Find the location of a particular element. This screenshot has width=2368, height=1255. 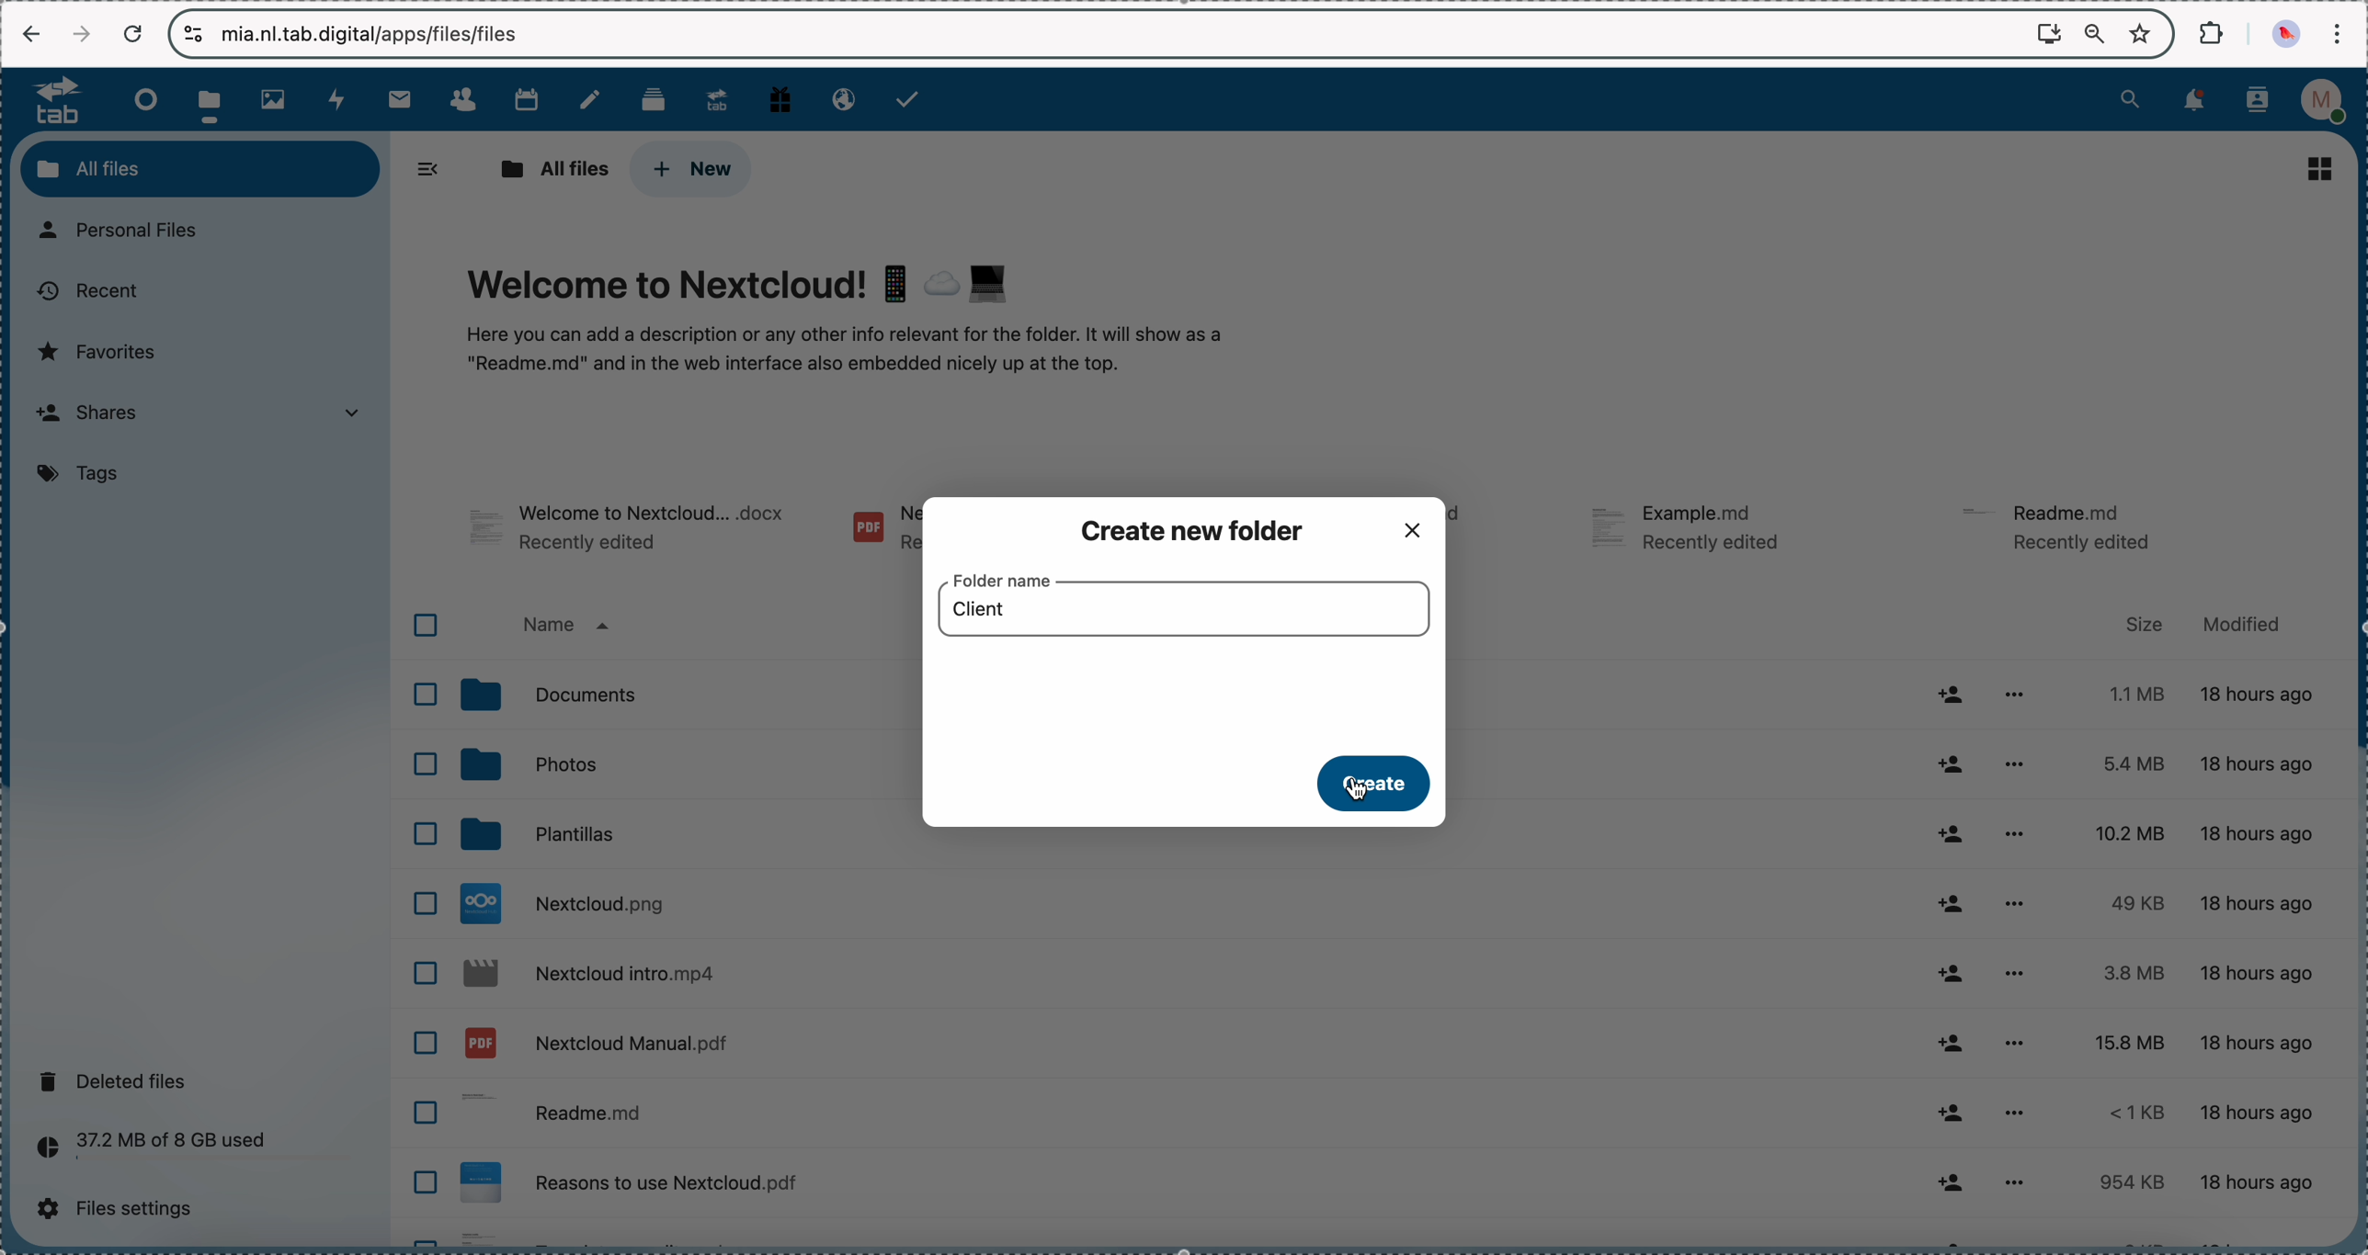

navigate back is located at coordinates (32, 36).